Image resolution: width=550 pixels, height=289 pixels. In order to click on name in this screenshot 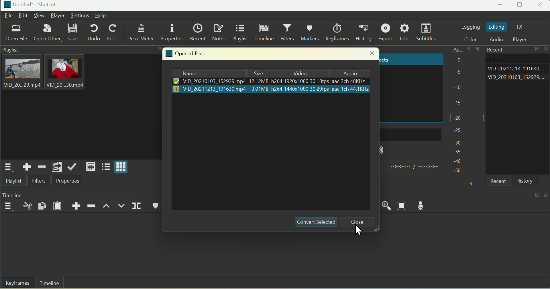, I will do `click(210, 73)`.